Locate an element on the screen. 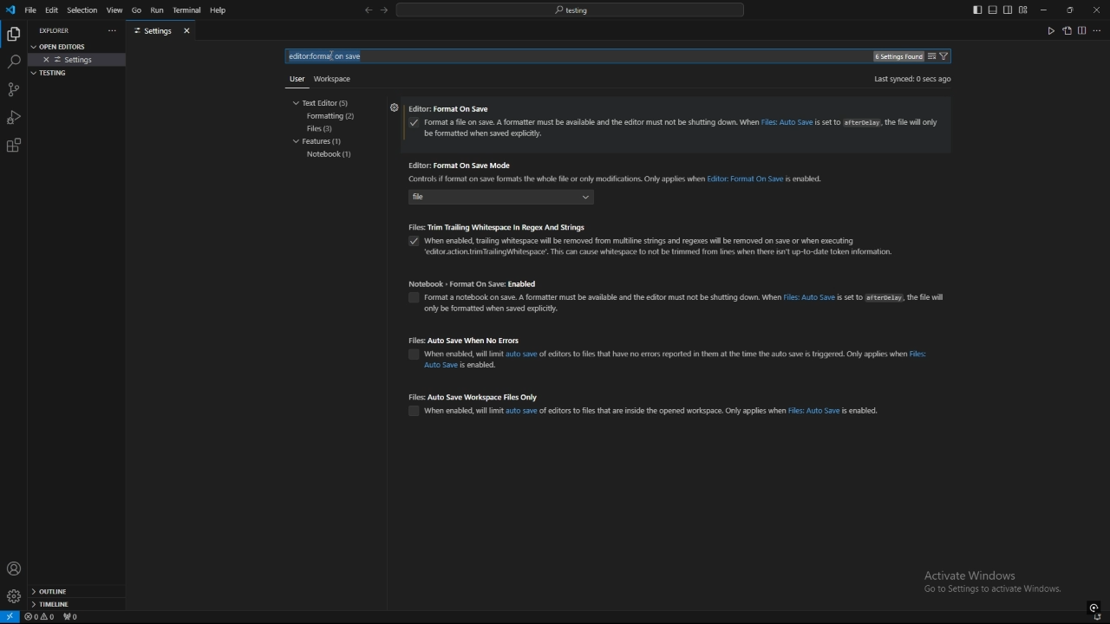 The height and width of the screenshot is (624, 1110). vscode is located at coordinates (10, 10).